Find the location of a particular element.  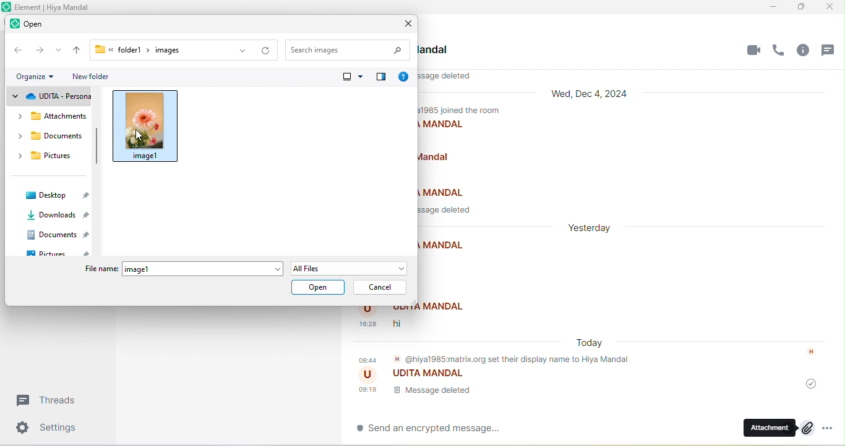

picture is located at coordinates (62, 255).